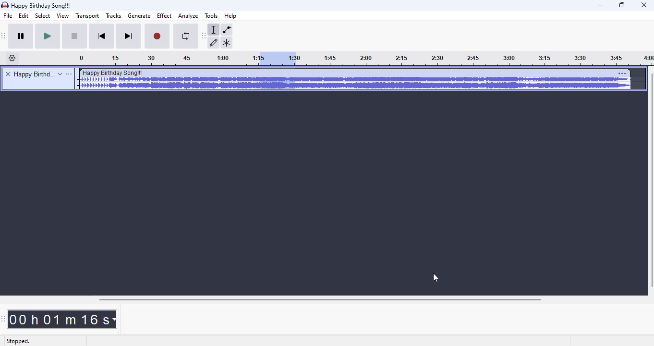  Describe the element at coordinates (12, 58) in the screenshot. I see `timeline options` at that location.